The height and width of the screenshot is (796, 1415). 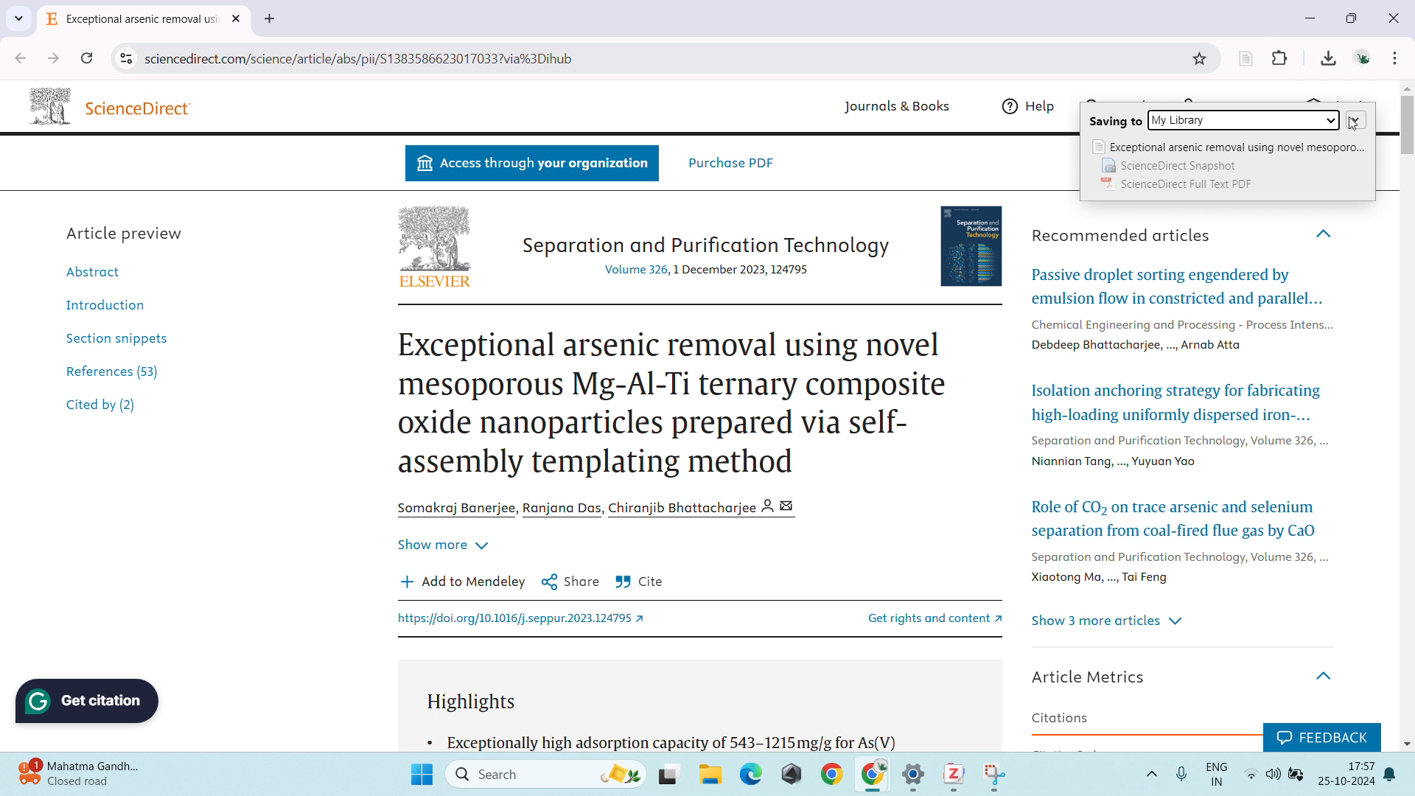 I want to click on Cite, so click(x=640, y=582).